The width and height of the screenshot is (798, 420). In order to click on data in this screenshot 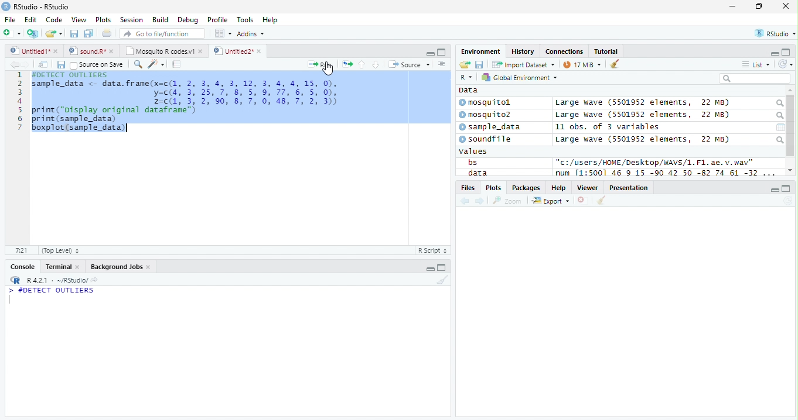, I will do `click(476, 173)`.